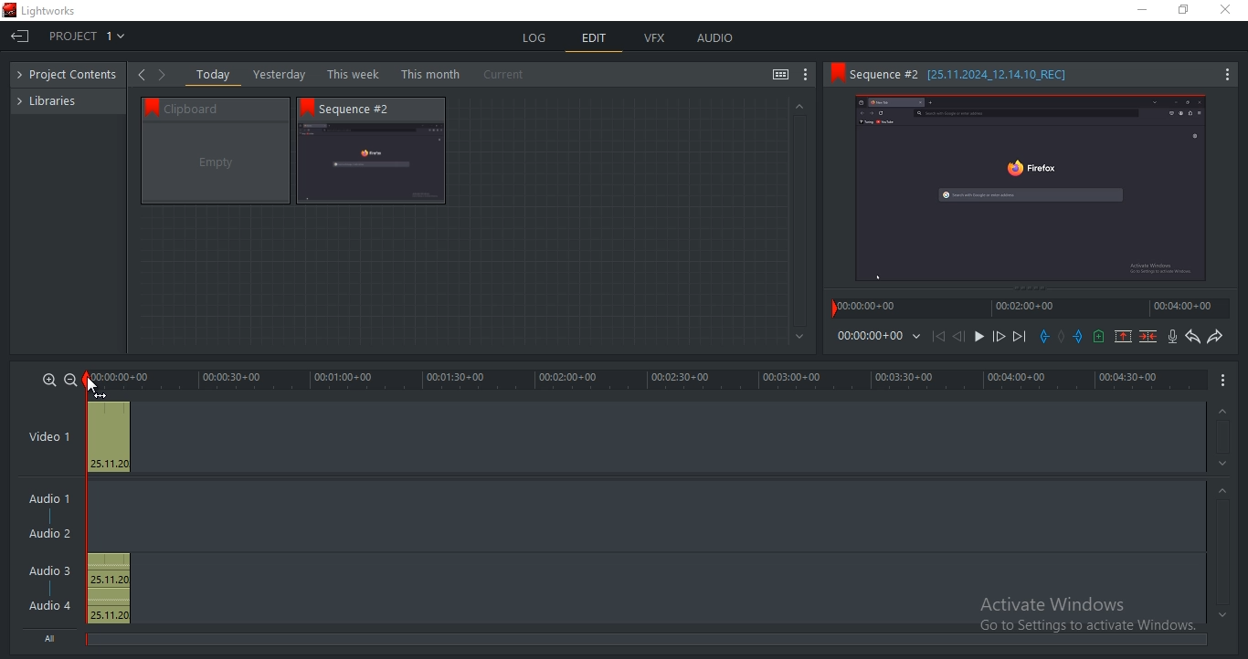 The width and height of the screenshot is (1248, 659). Describe the element at coordinates (1143, 10) in the screenshot. I see `minimize` at that location.